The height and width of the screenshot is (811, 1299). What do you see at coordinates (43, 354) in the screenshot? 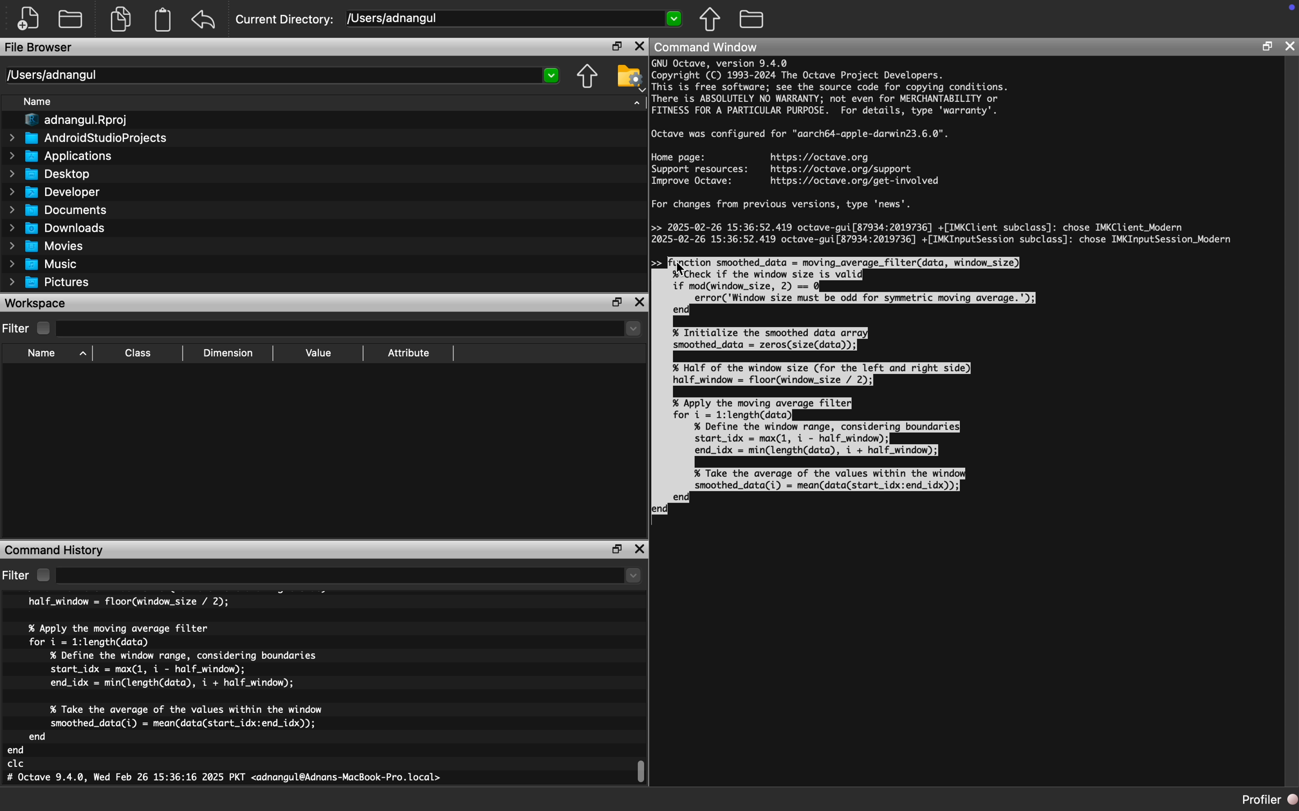
I see `Name` at bounding box center [43, 354].